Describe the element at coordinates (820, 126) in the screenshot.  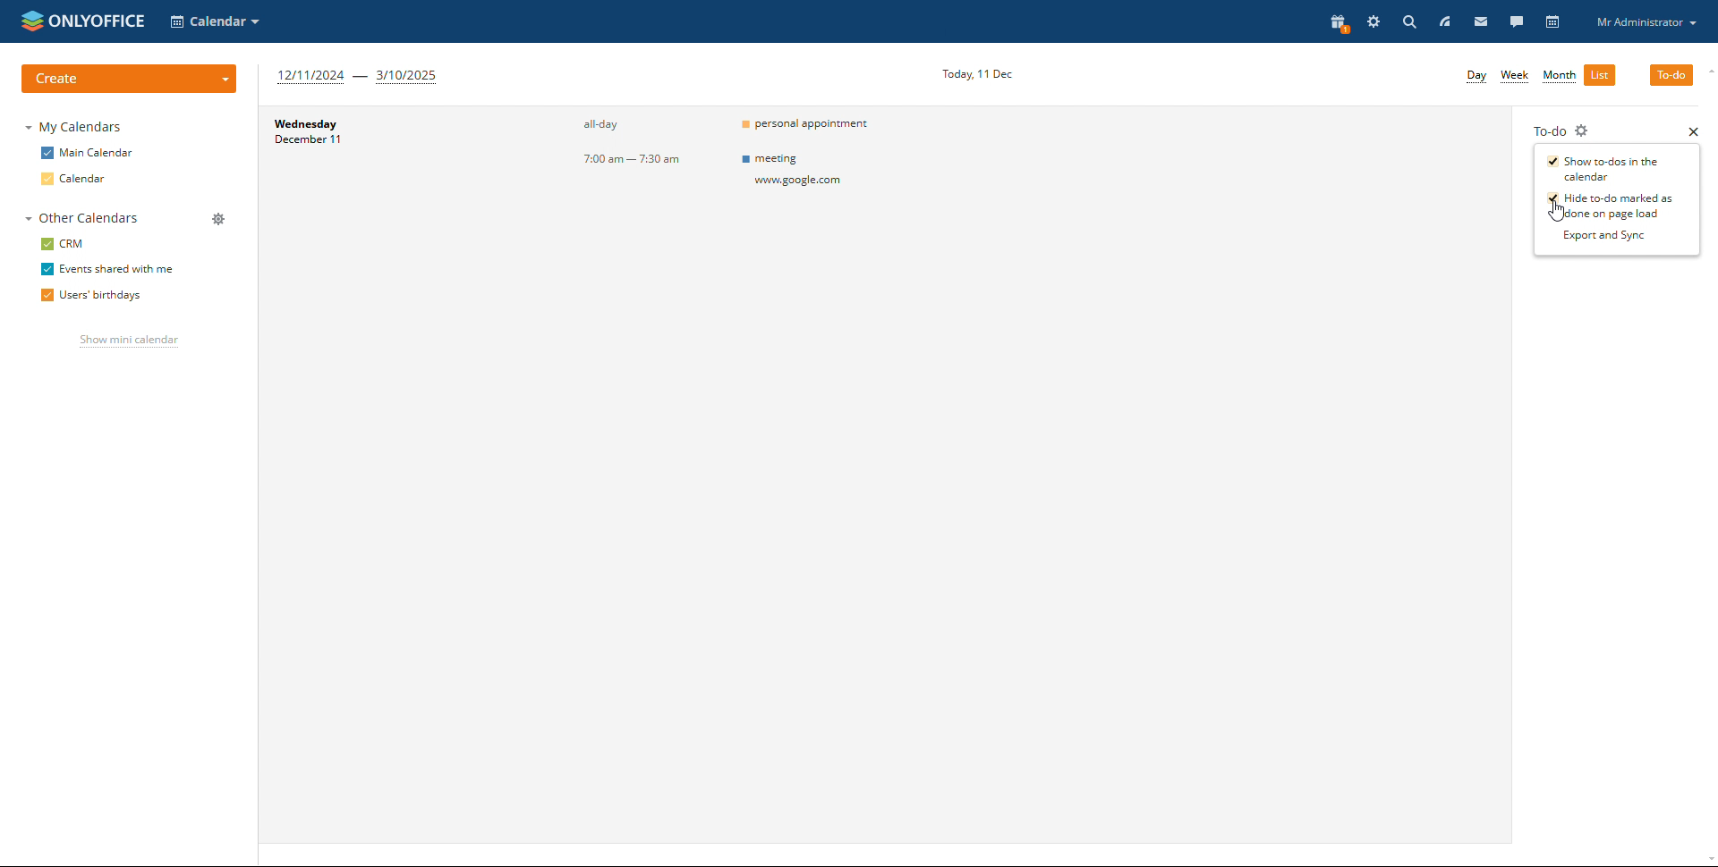
I see `events` at that location.